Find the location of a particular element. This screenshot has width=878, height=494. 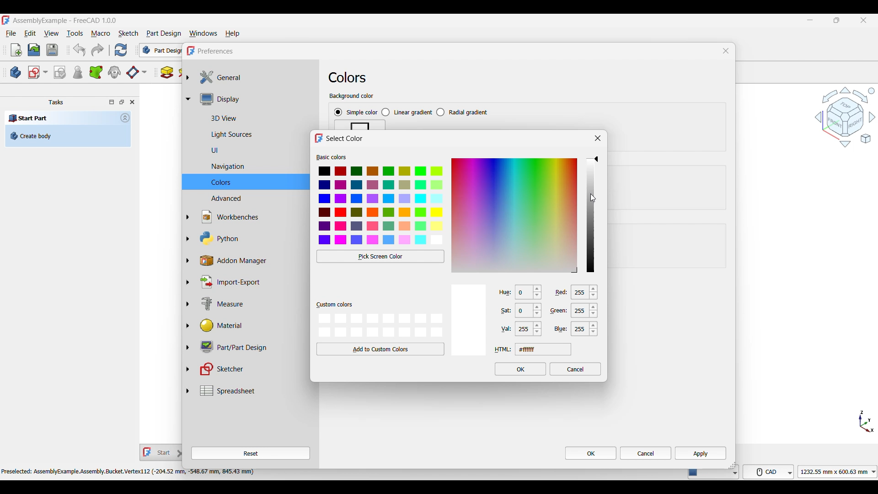

Cancel is located at coordinates (576, 369).